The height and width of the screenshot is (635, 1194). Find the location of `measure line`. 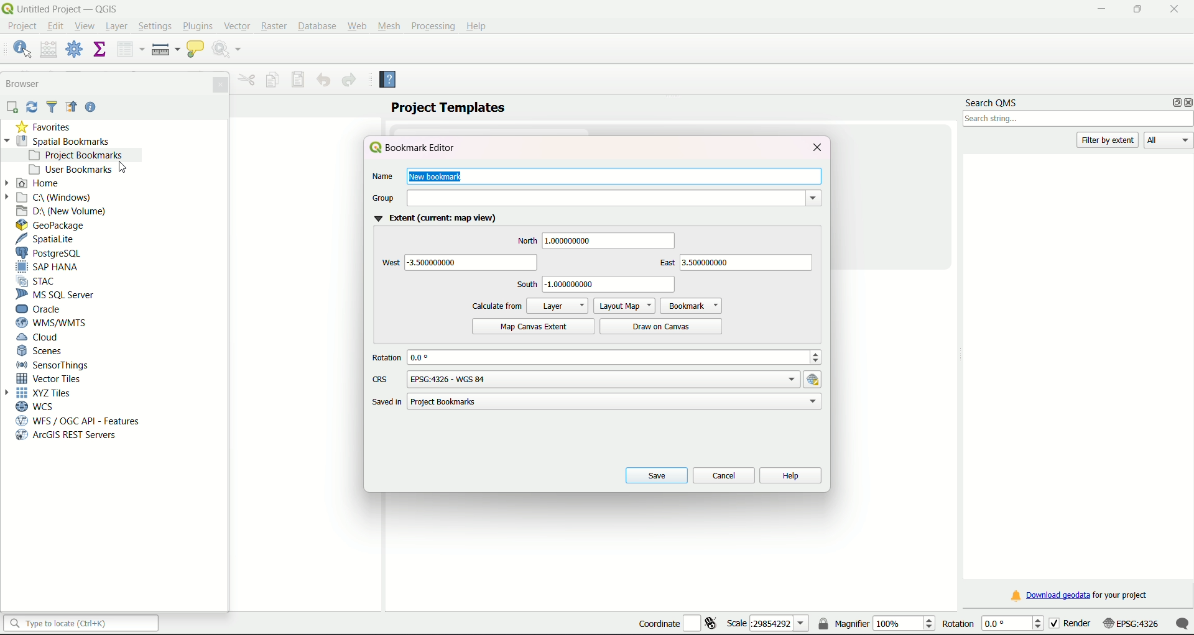

measure line is located at coordinates (165, 50).